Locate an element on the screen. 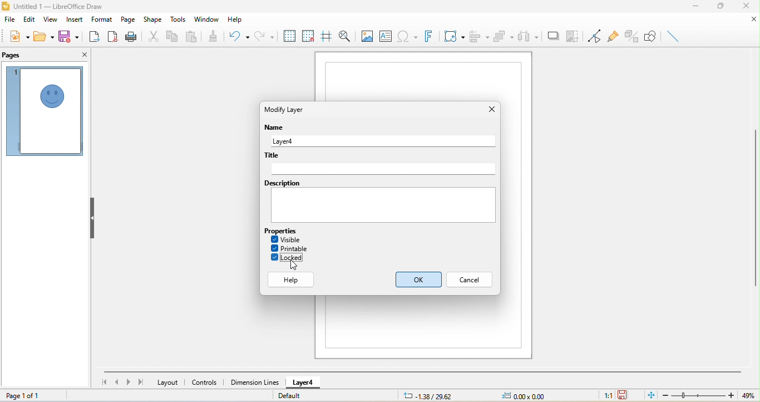 This screenshot has height=402, width=760. print is located at coordinates (131, 36).